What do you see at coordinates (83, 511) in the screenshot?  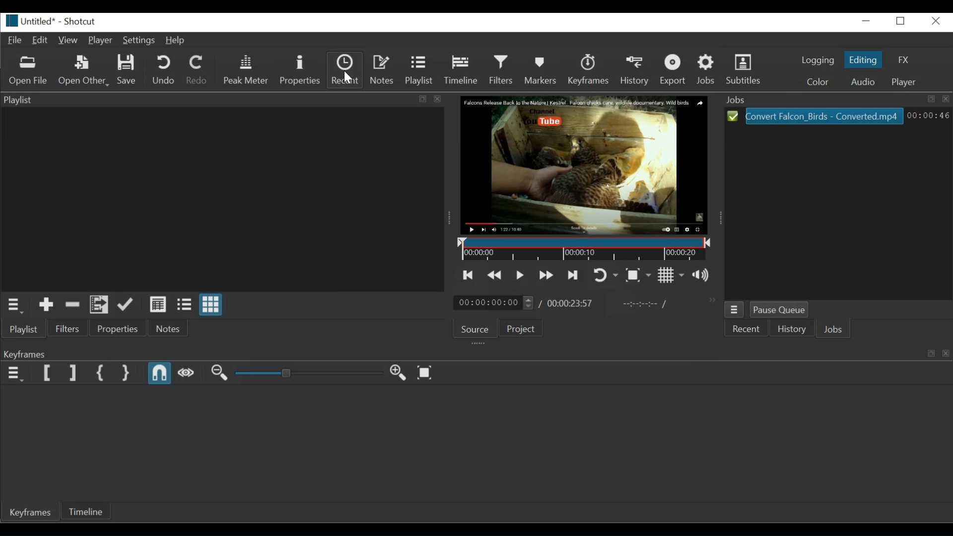 I see `Timeline` at bounding box center [83, 511].